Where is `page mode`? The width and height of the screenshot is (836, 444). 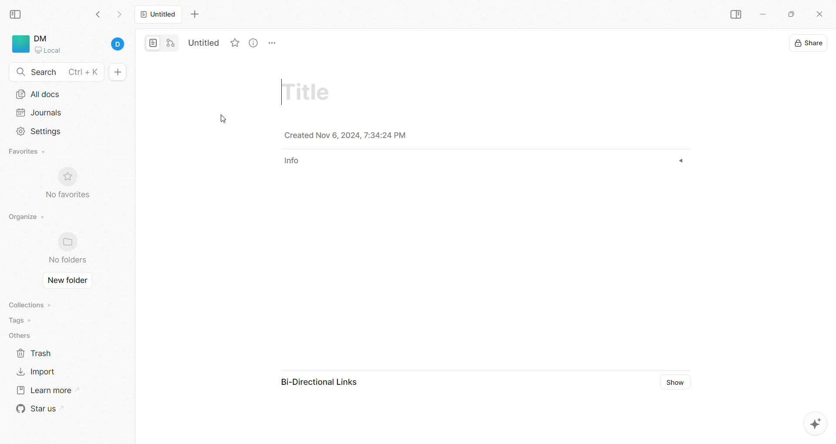 page mode is located at coordinates (154, 44).